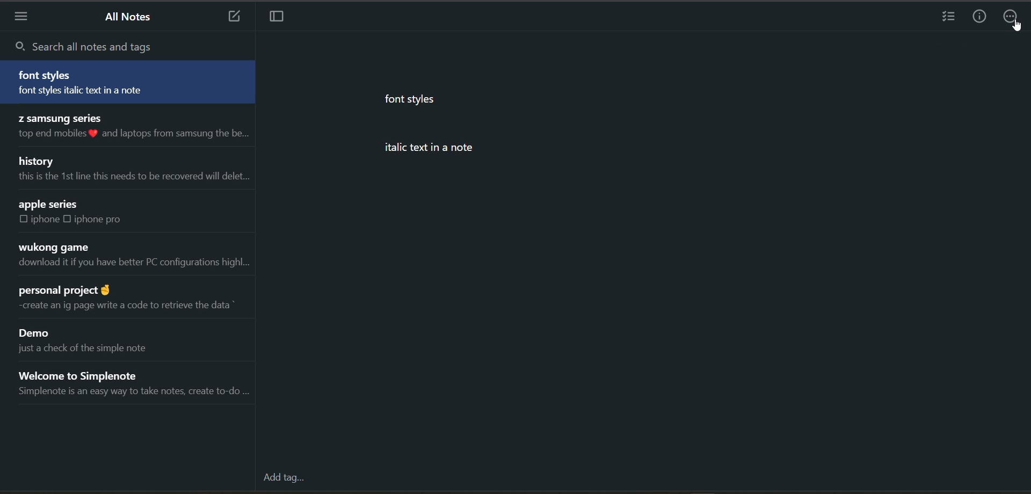  I want to click on note title and preview, so click(90, 215).